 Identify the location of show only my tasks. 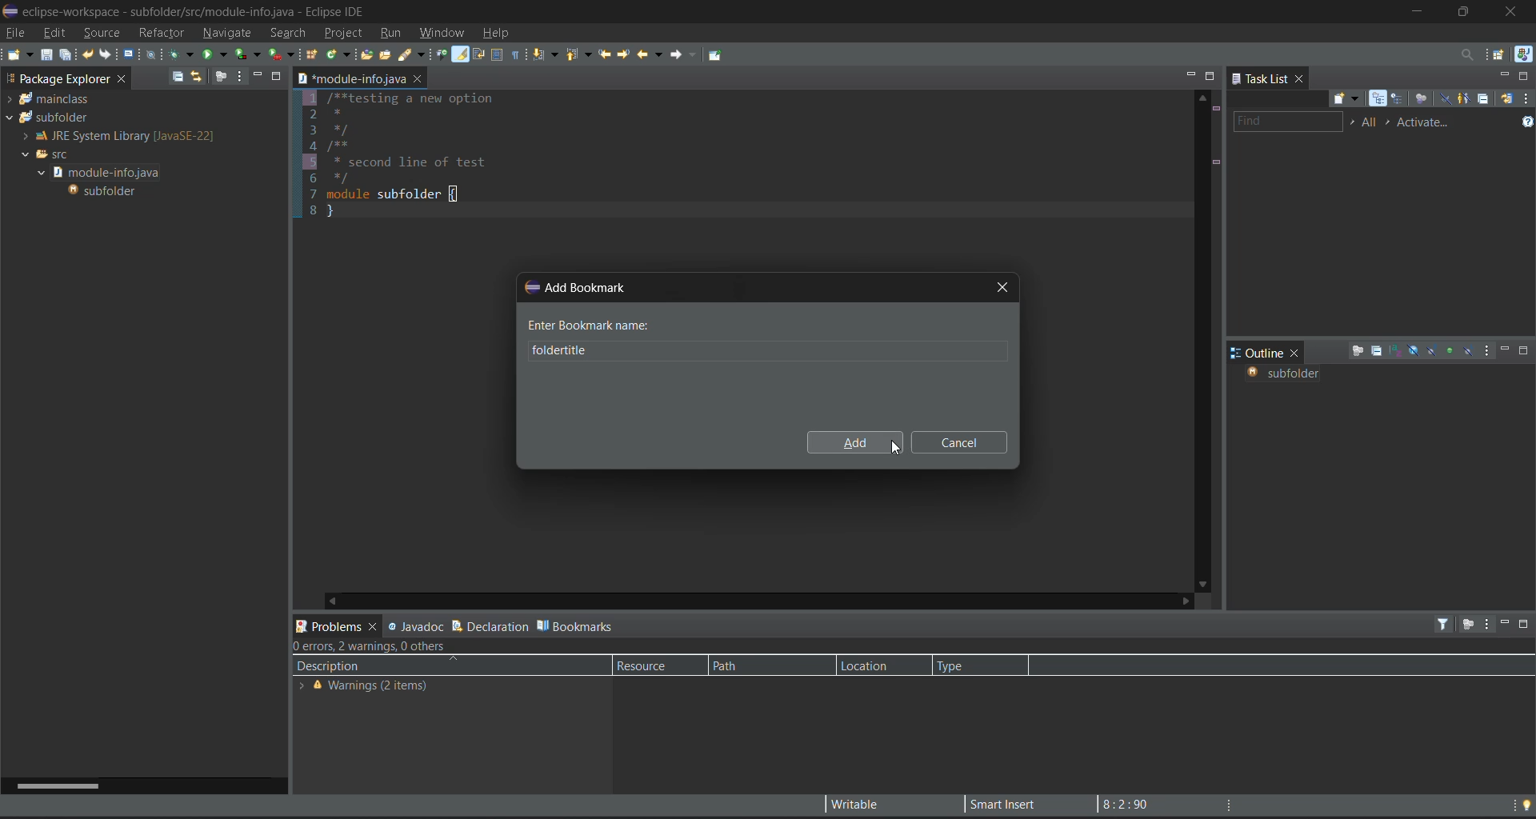
(1465, 98).